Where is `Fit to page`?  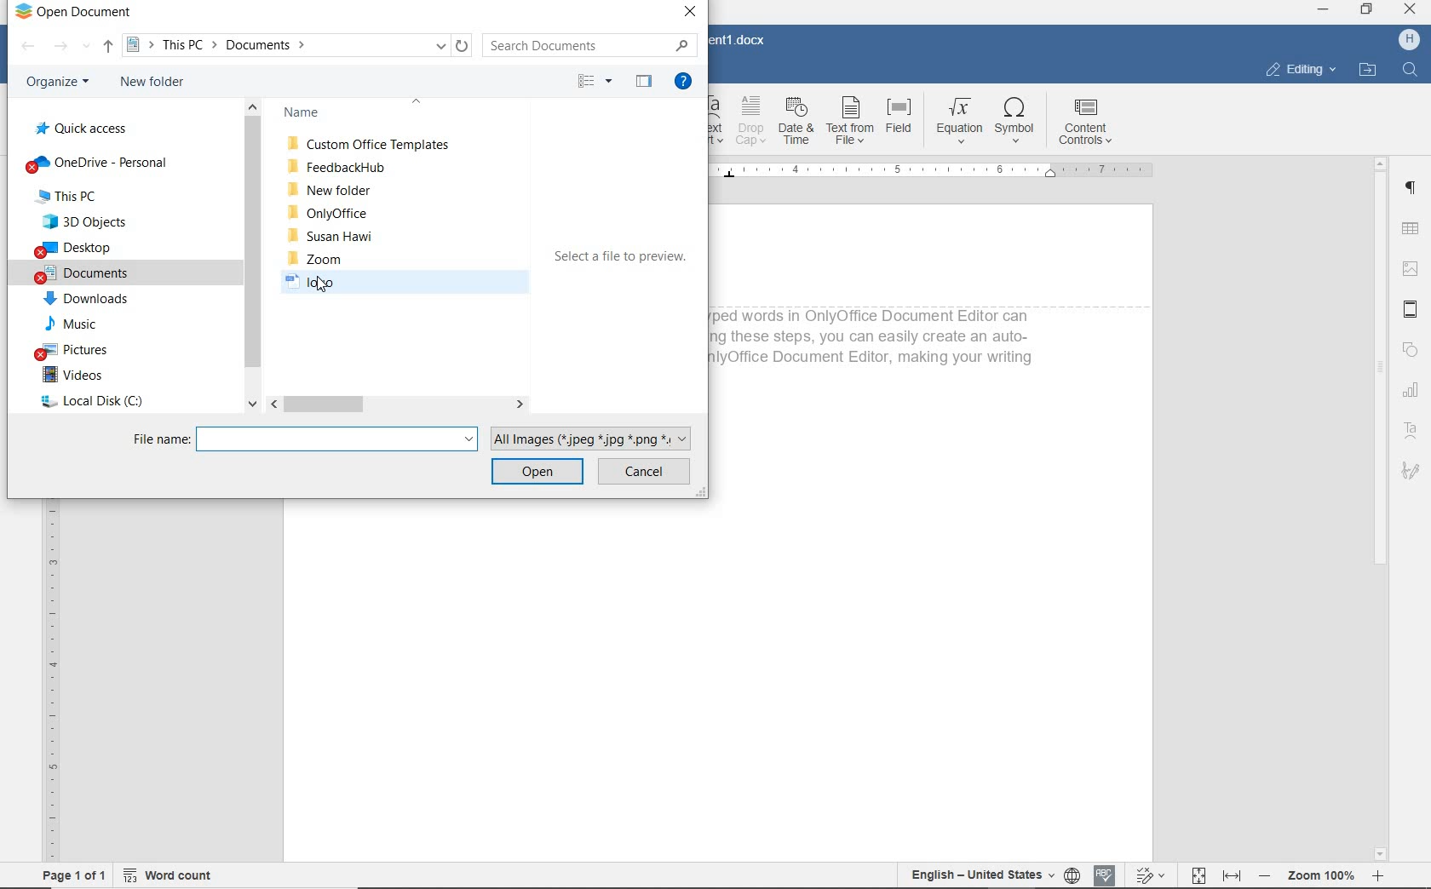 Fit to page is located at coordinates (1197, 875).